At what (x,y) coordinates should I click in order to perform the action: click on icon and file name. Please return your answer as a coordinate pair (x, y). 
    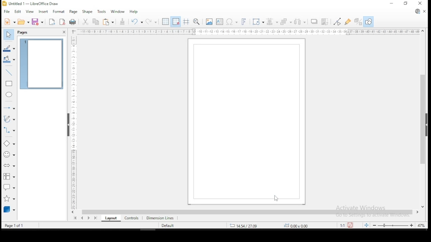
    Looking at the image, I should click on (34, 3).